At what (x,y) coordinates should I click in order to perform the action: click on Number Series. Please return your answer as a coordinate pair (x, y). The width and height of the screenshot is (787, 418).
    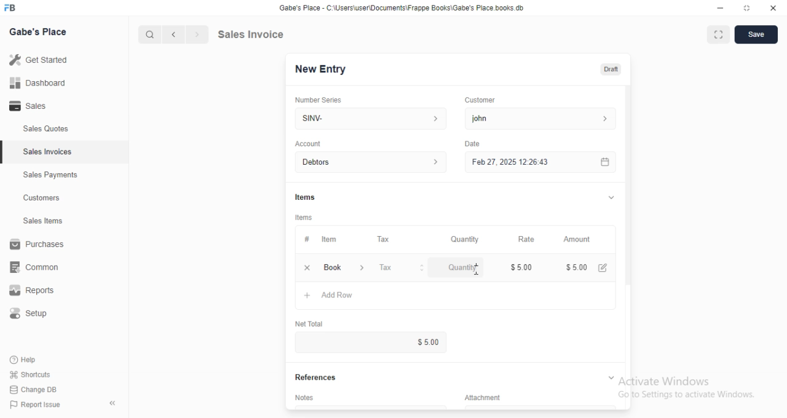
    Looking at the image, I should click on (323, 98).